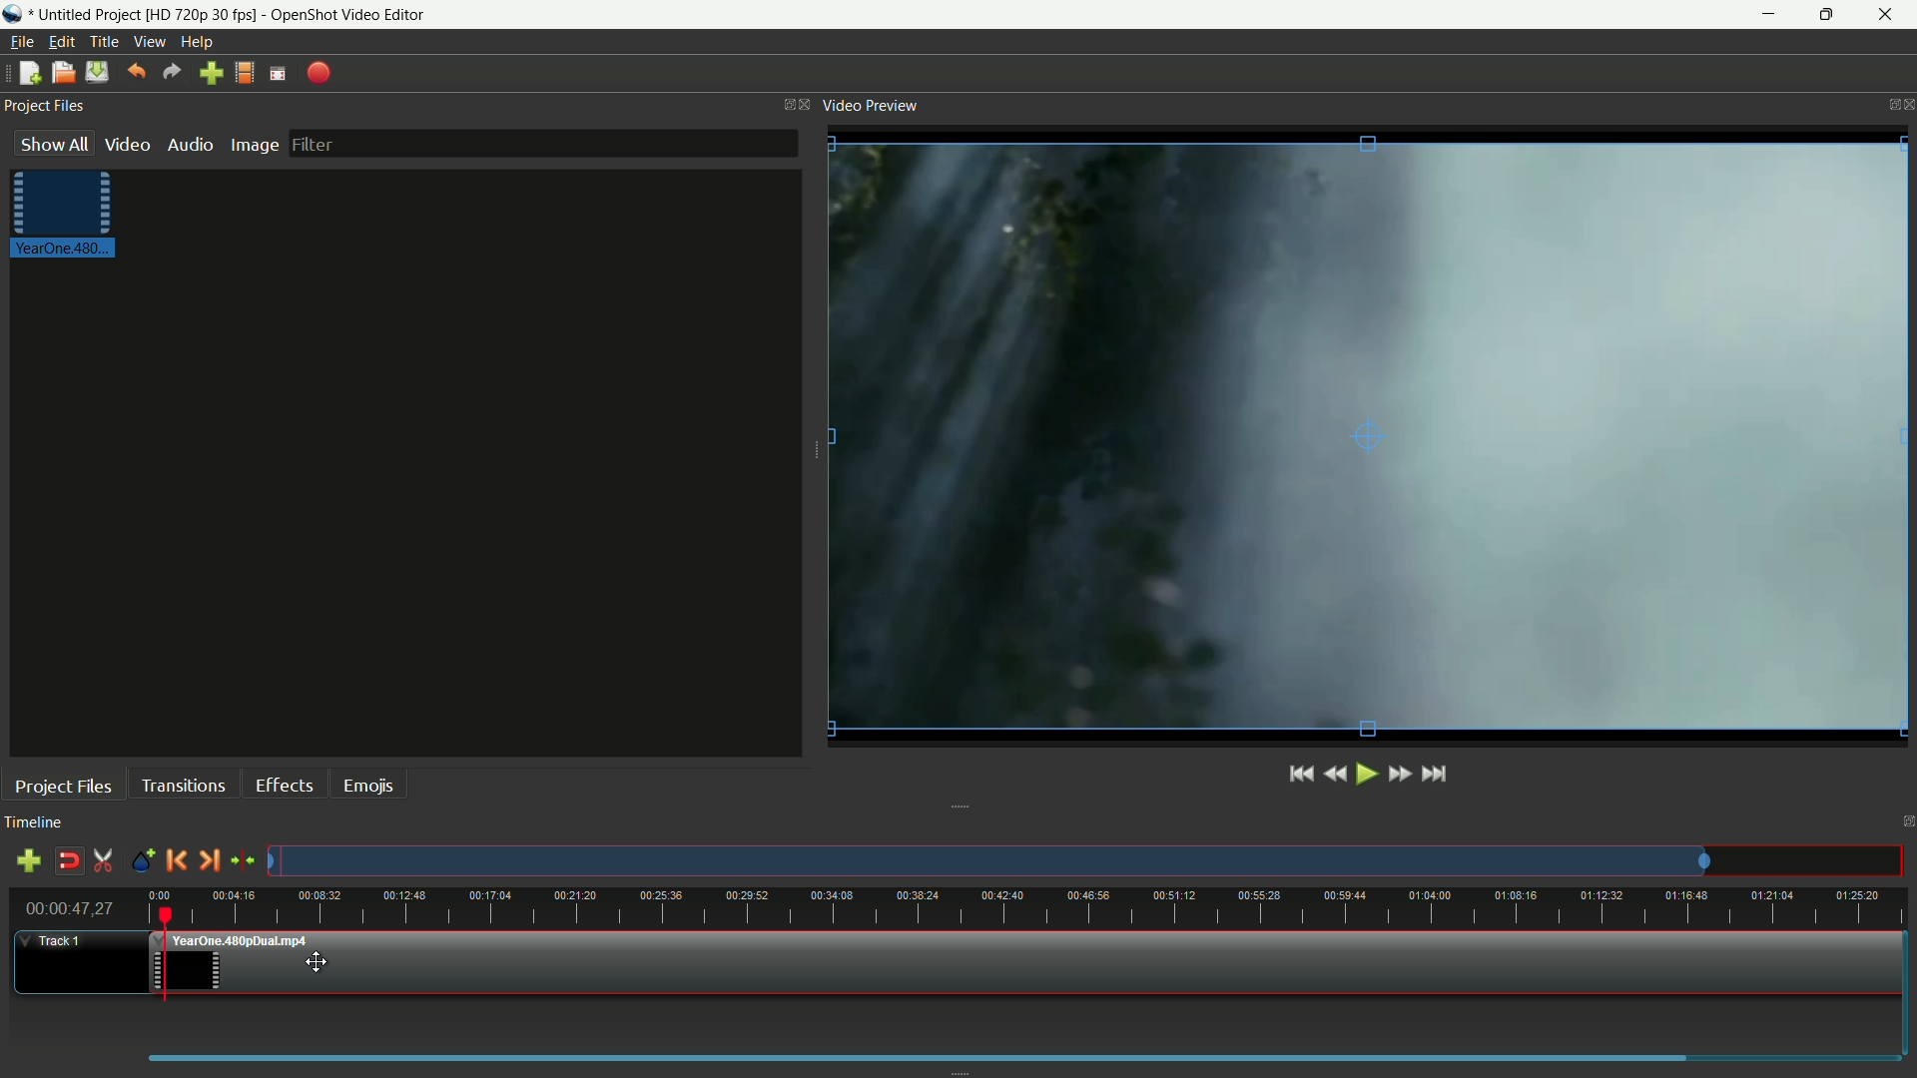  Describe the element at coordinates (987, 862) in the screenshot. I see `tracks preview` at that location.